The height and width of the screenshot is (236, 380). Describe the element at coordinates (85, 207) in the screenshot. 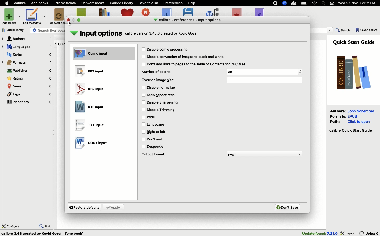

I see `Restore defaults` at that location.